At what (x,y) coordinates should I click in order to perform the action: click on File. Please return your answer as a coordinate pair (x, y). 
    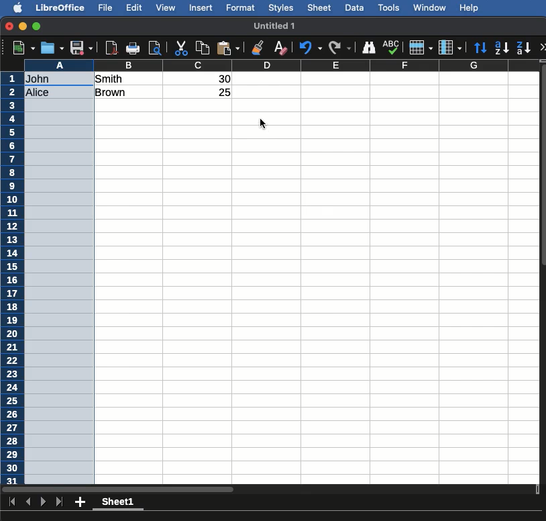
    Looking at the image, I should click on (106, 8).